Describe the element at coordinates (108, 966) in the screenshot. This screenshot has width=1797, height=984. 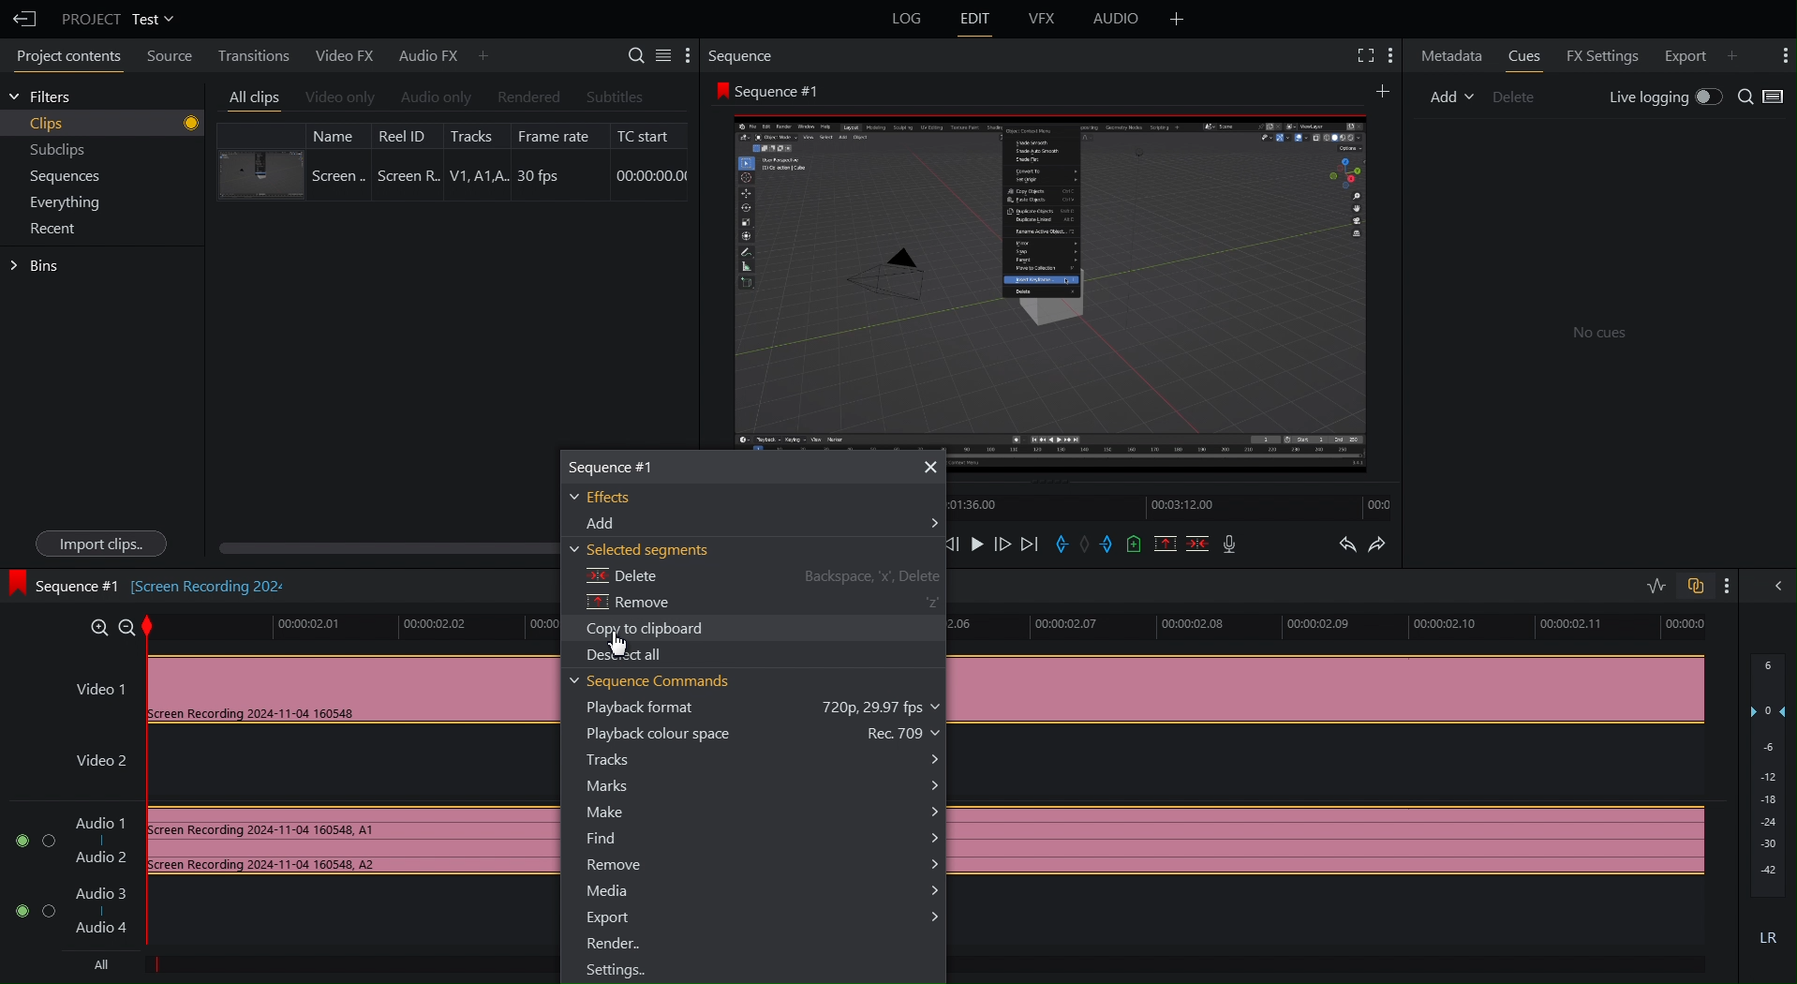
I see `All` at that location.